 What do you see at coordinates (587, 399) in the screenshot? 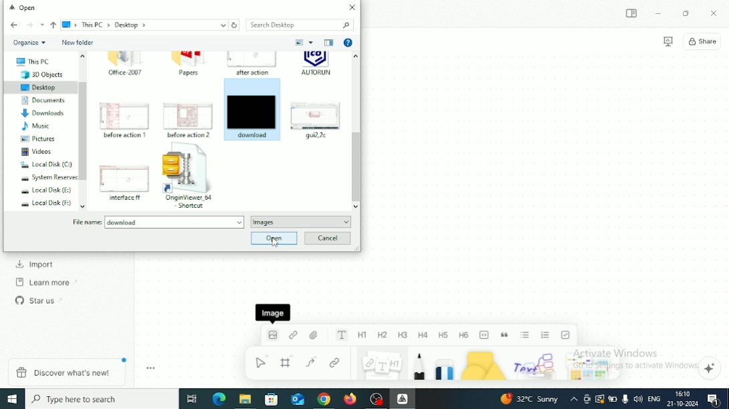
I see `Meet Now` at bounding box center [587, 399].